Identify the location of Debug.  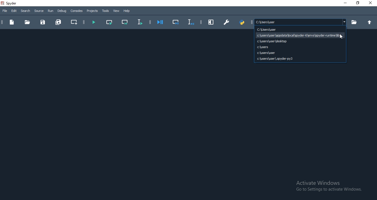
(62, 11).